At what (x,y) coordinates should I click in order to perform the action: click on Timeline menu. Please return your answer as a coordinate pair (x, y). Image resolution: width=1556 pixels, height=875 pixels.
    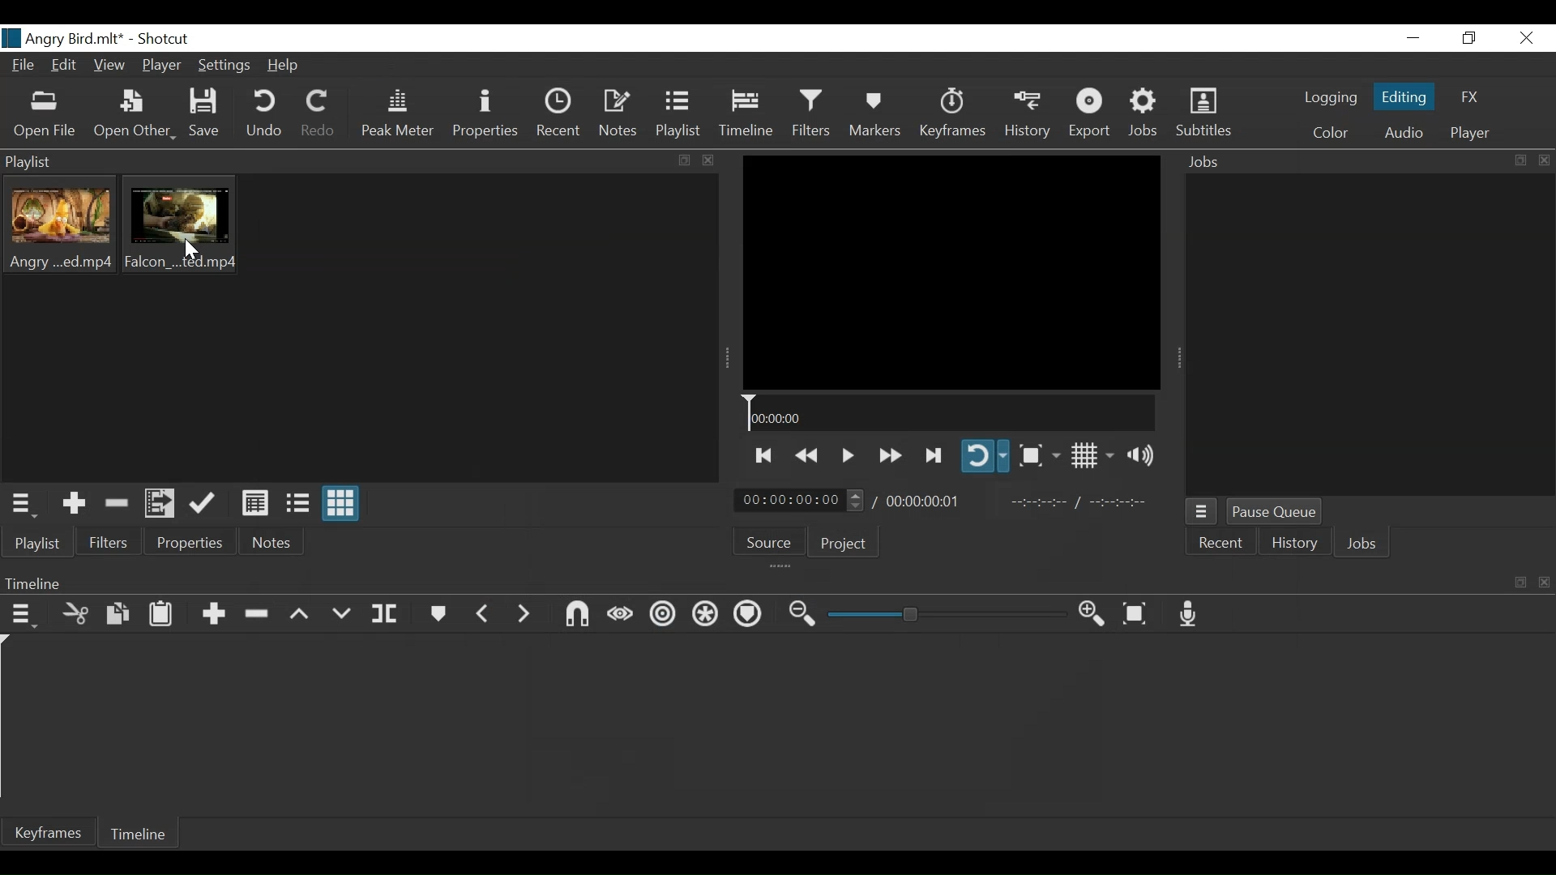
    Looking at the image, I should click on (26, 613).